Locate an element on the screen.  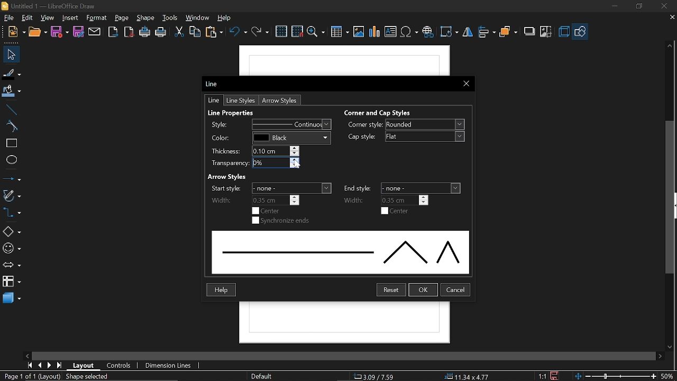
Synchronize ends is located at coordinates (281, 221).